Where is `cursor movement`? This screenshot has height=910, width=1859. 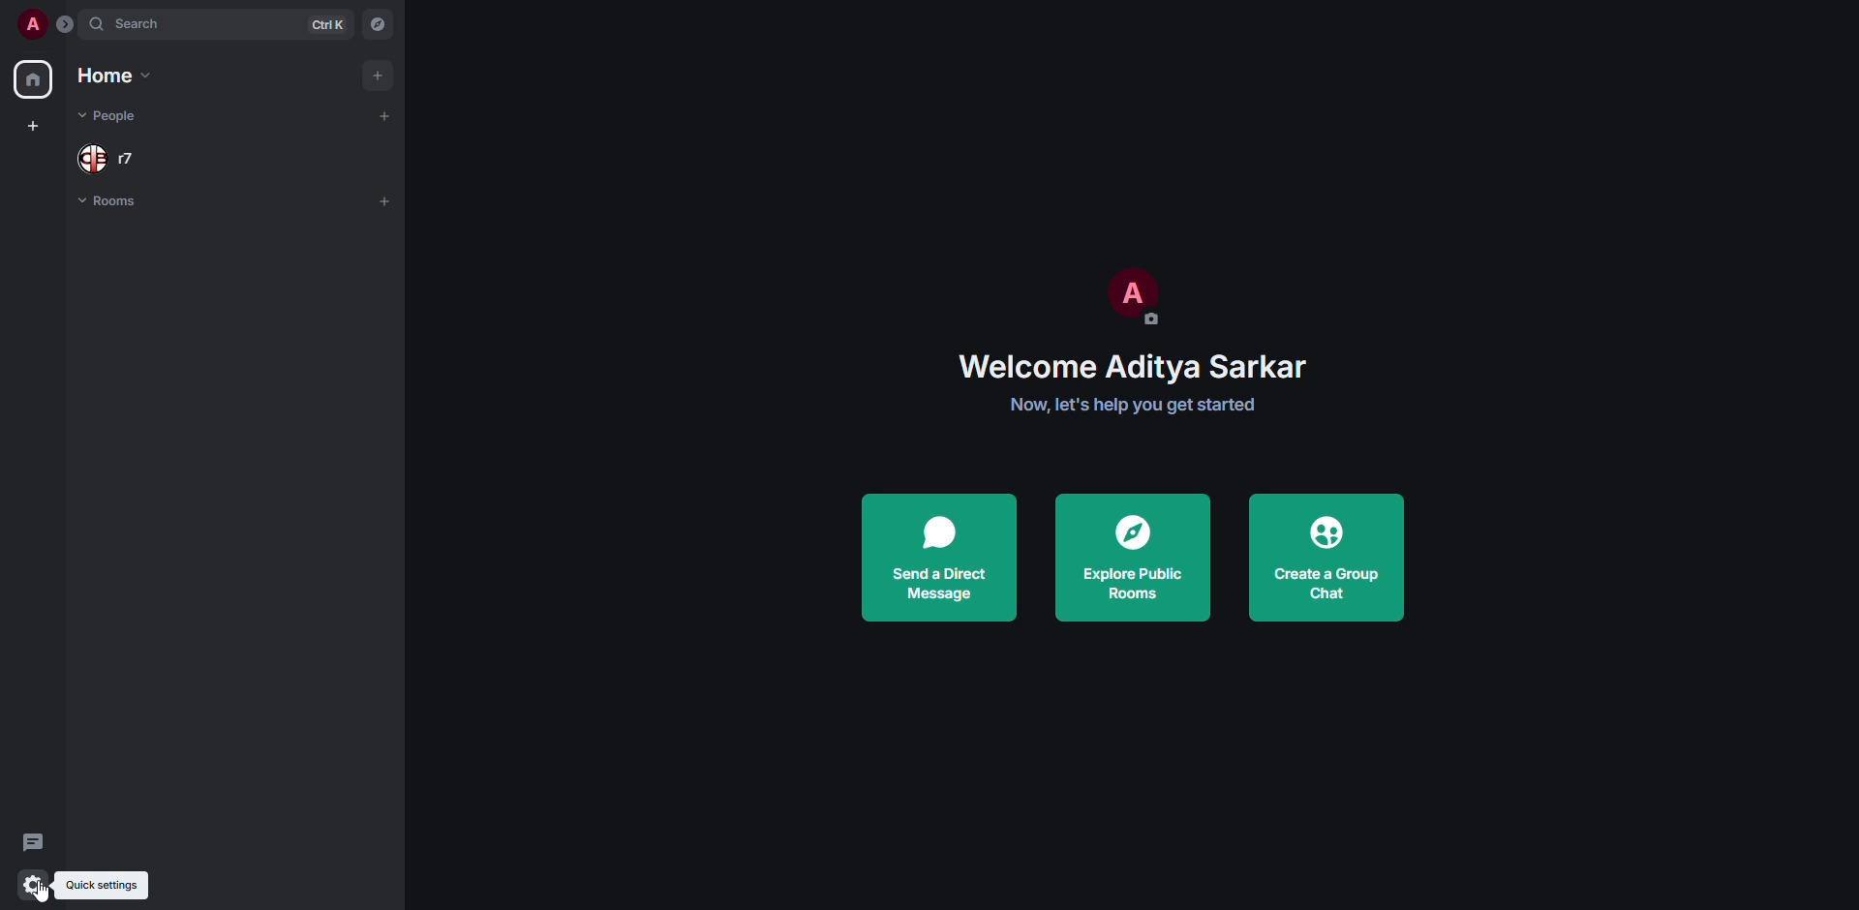
cursor movement is located at coordinates (45, 896).